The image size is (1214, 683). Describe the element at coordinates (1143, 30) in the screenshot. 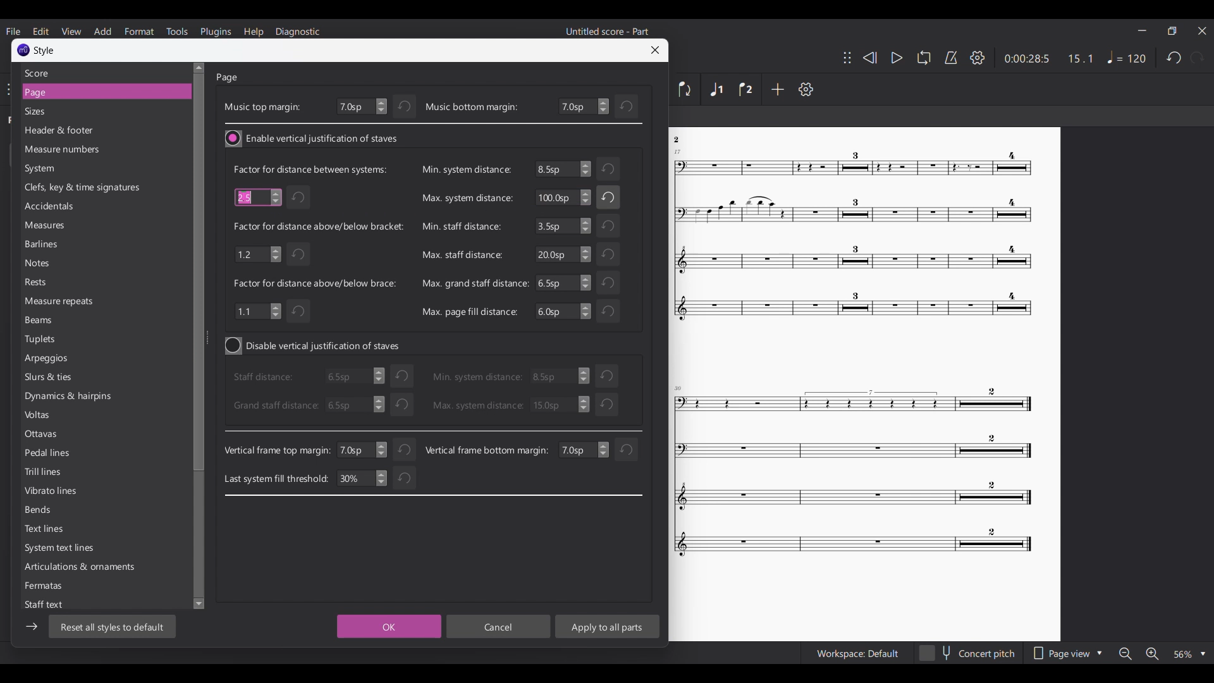

I see `Minimize` at that location.